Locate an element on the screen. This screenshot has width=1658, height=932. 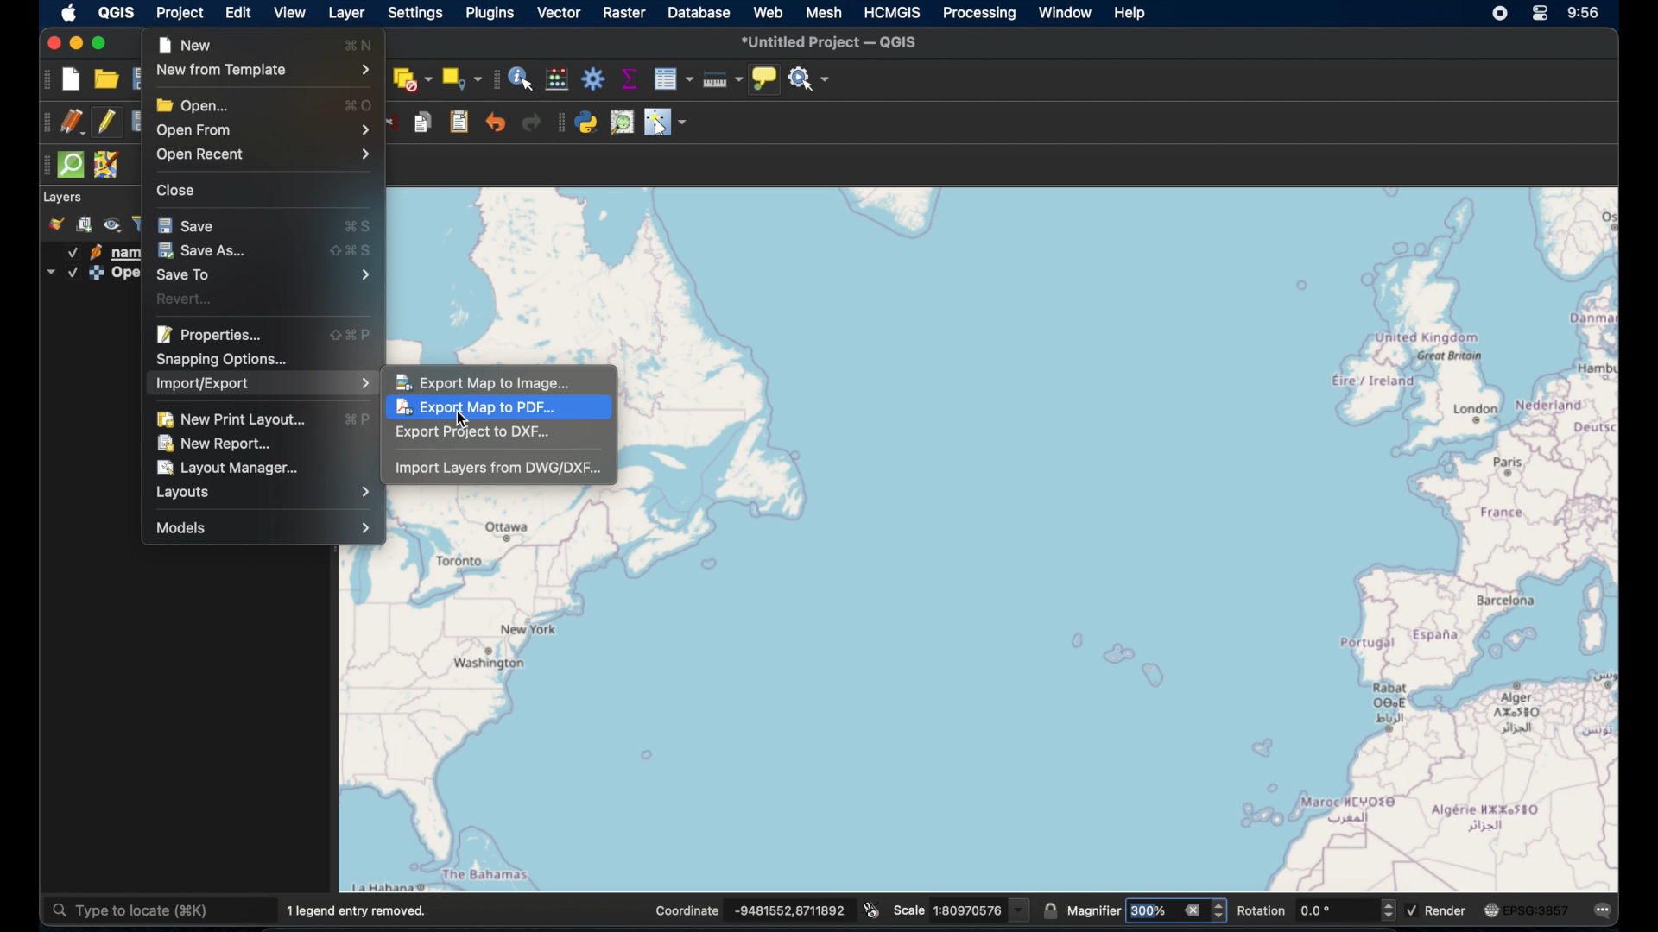
help is located at coordinates (1132, 14).